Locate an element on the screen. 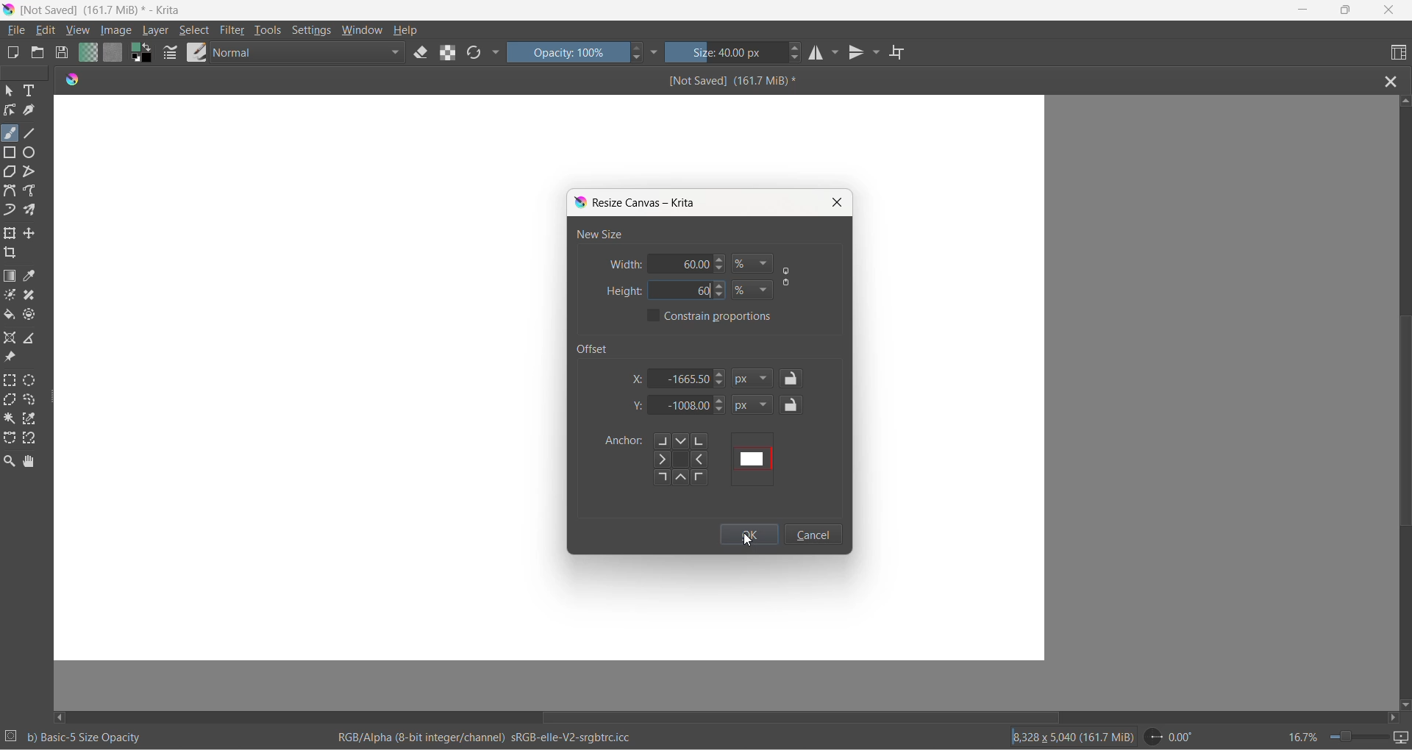  open document is located at coordinates (38, 53).